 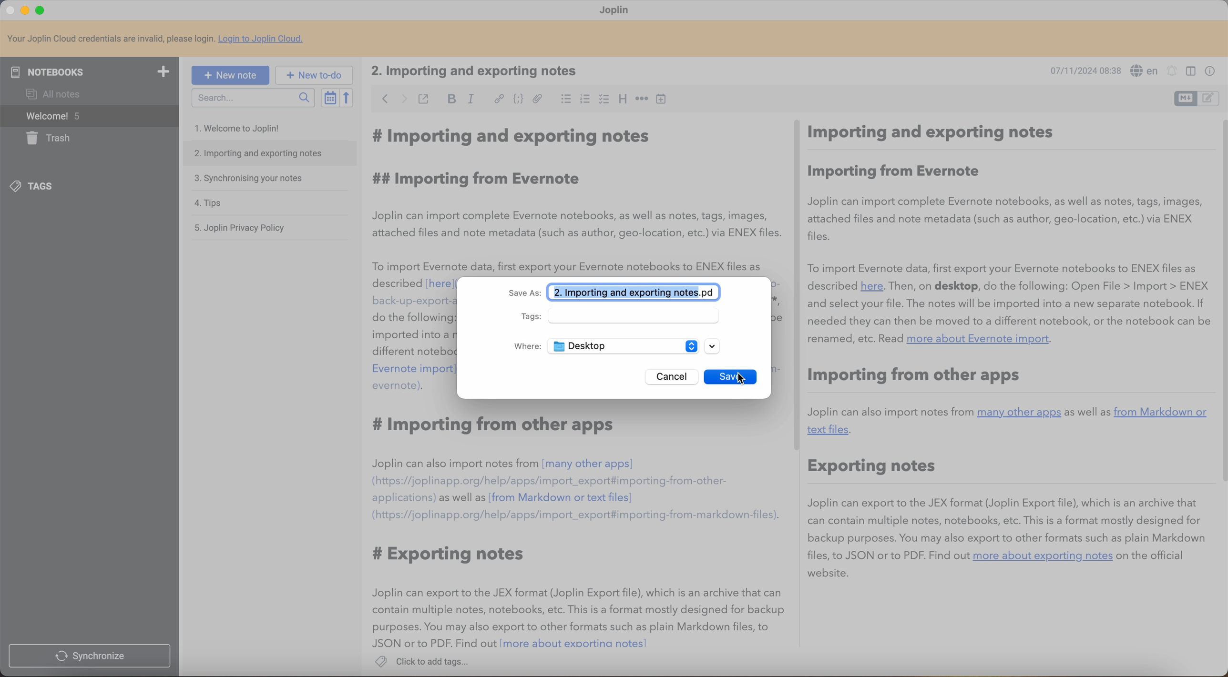 I want to click on arrow, so click(x=714, y=346).